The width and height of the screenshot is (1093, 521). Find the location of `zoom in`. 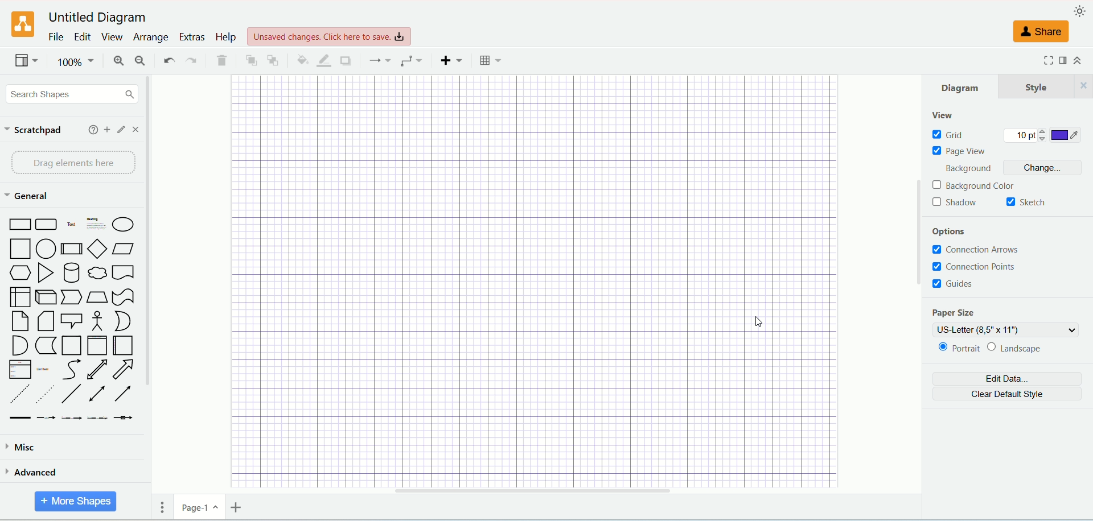

zoom in is located at coordinates (118, 61).